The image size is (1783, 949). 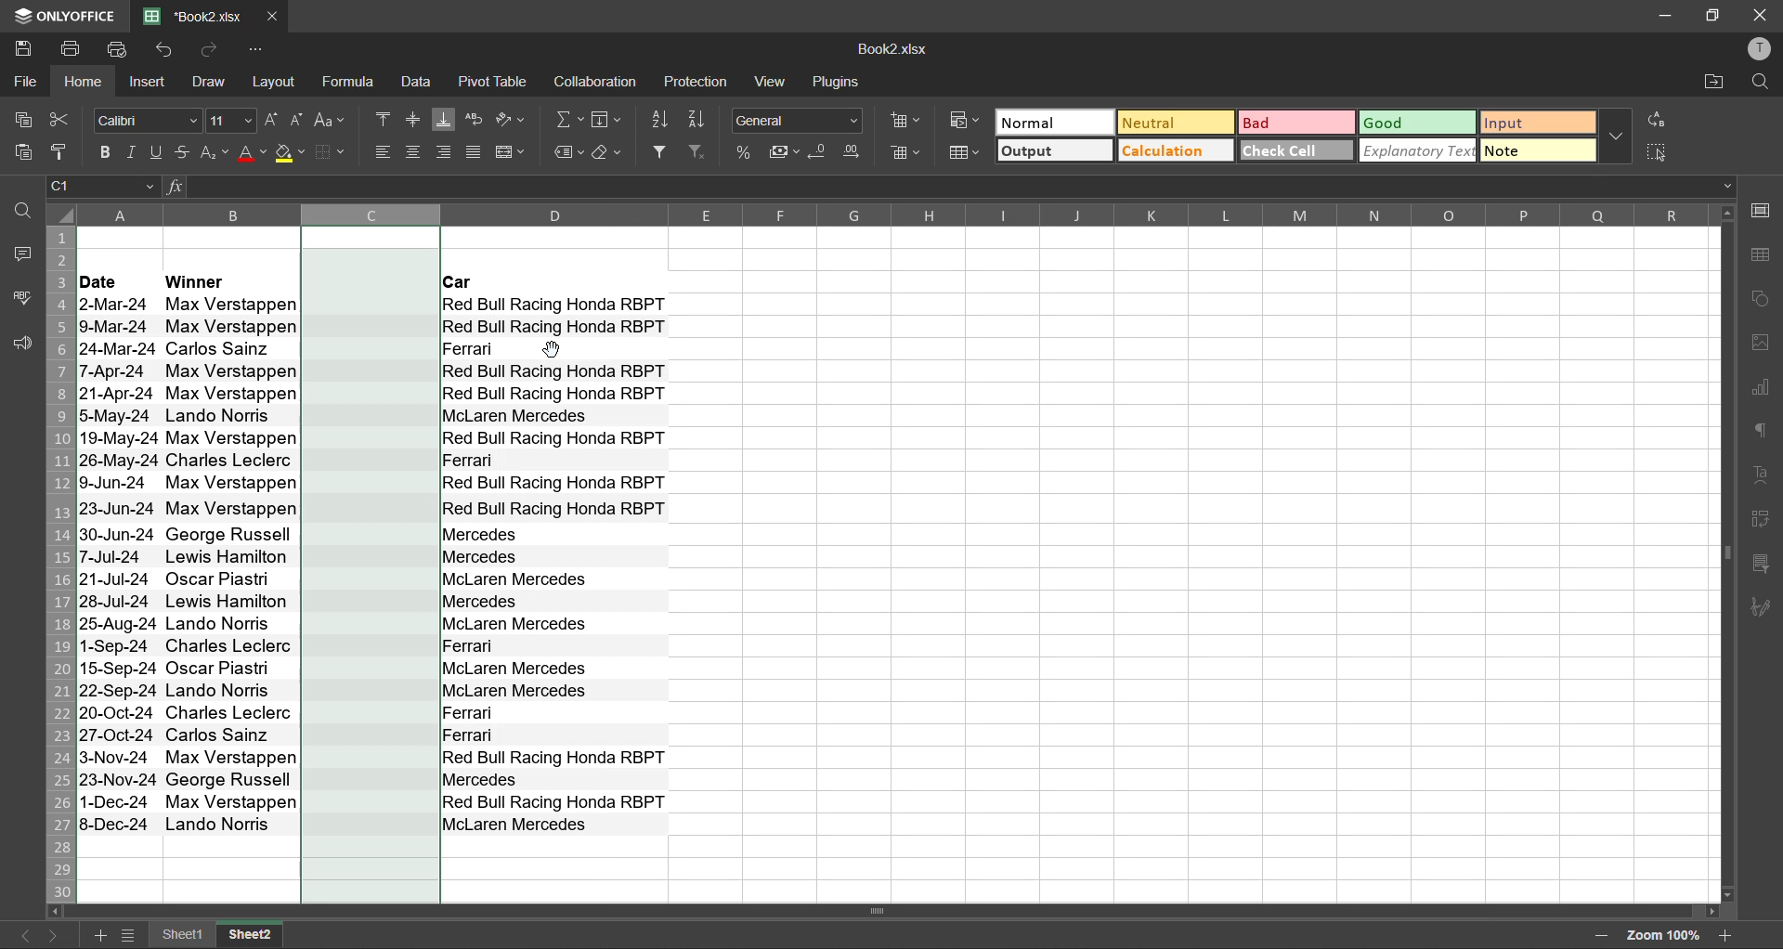 What do you see at coordinates (215, 84) in the screenshot?
I see `draw` at bounding box center [215, 84].